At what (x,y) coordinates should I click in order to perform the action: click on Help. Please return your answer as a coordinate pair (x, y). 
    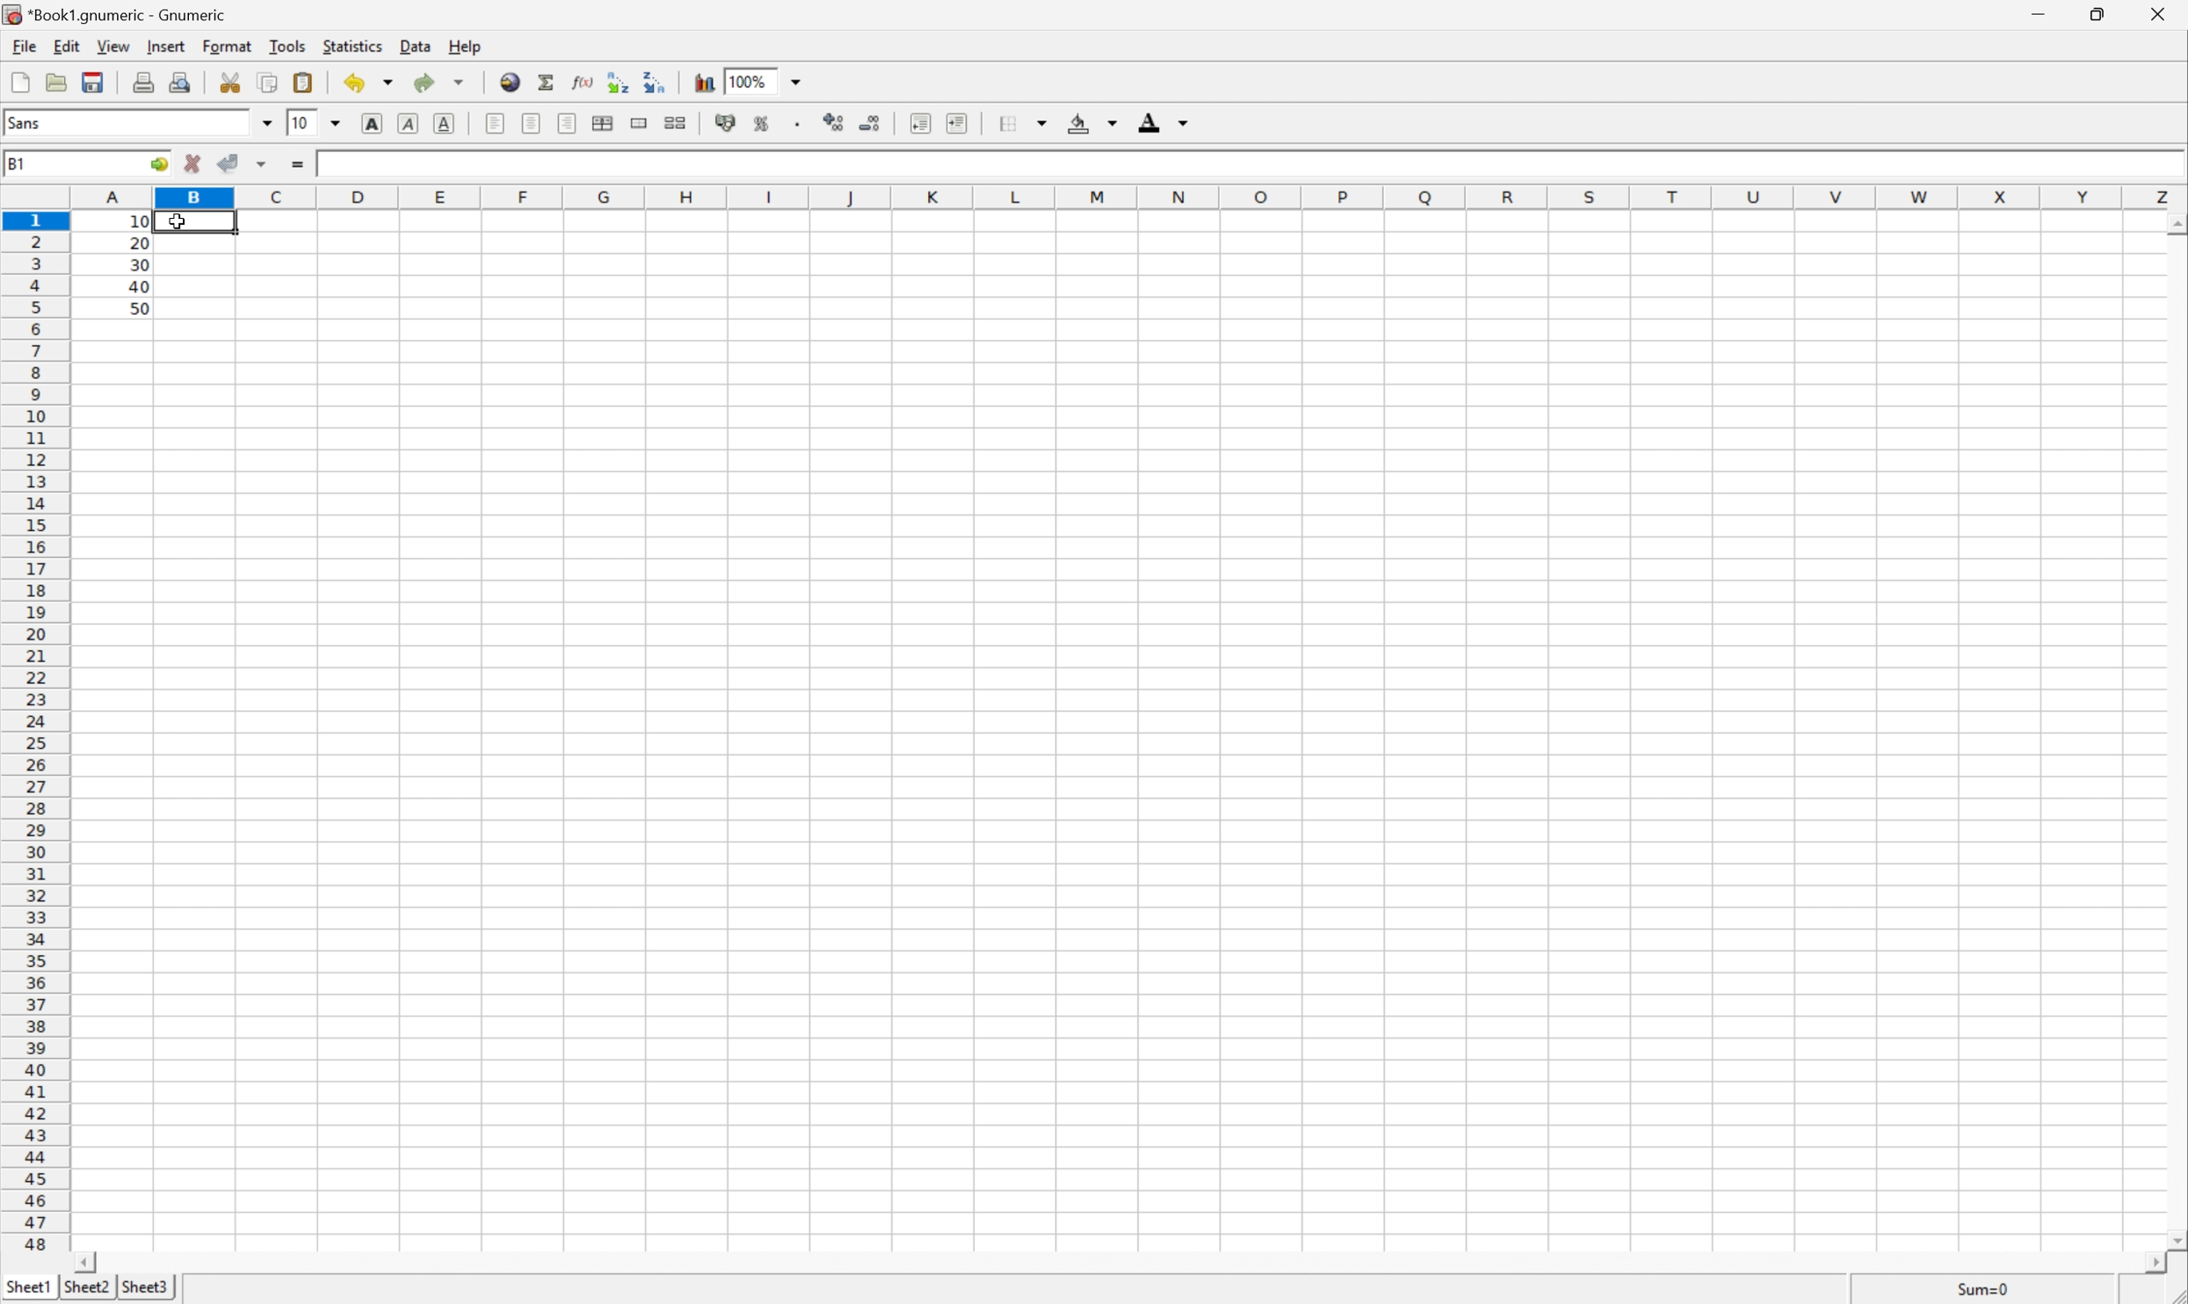
    Looking at the image, I should click on (462, 46).